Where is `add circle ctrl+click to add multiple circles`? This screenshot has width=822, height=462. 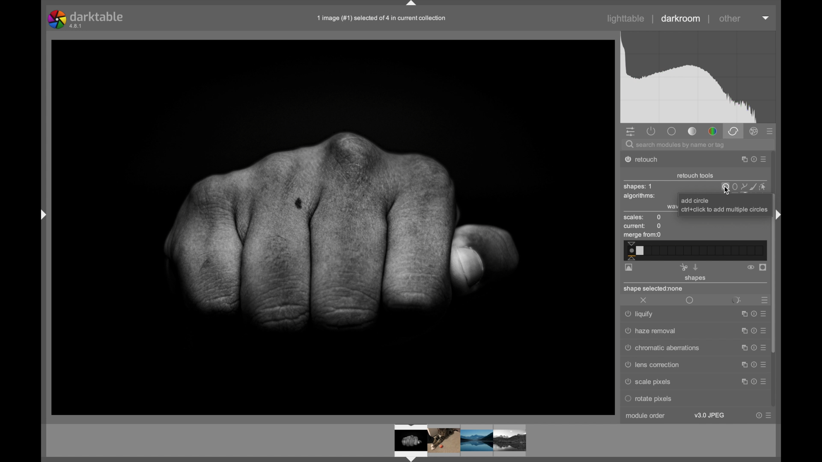
add circle ctrl+click to add multiple circles is located at coordinates (724, 206).